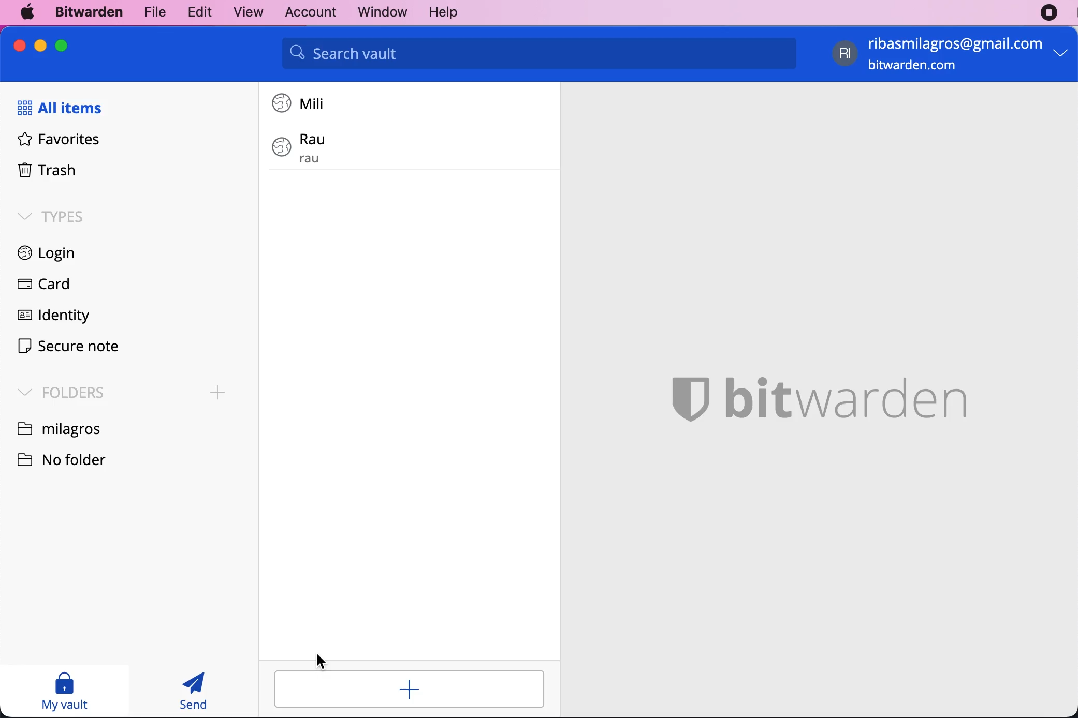 This screenshot has height=718, width=1078. I want to click on card, so click(40, 286).